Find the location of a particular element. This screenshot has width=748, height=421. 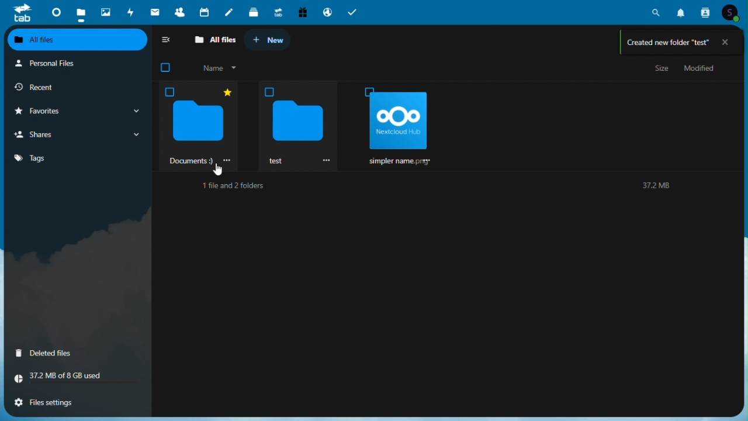

Account icon is located at coordinates (733, 12).